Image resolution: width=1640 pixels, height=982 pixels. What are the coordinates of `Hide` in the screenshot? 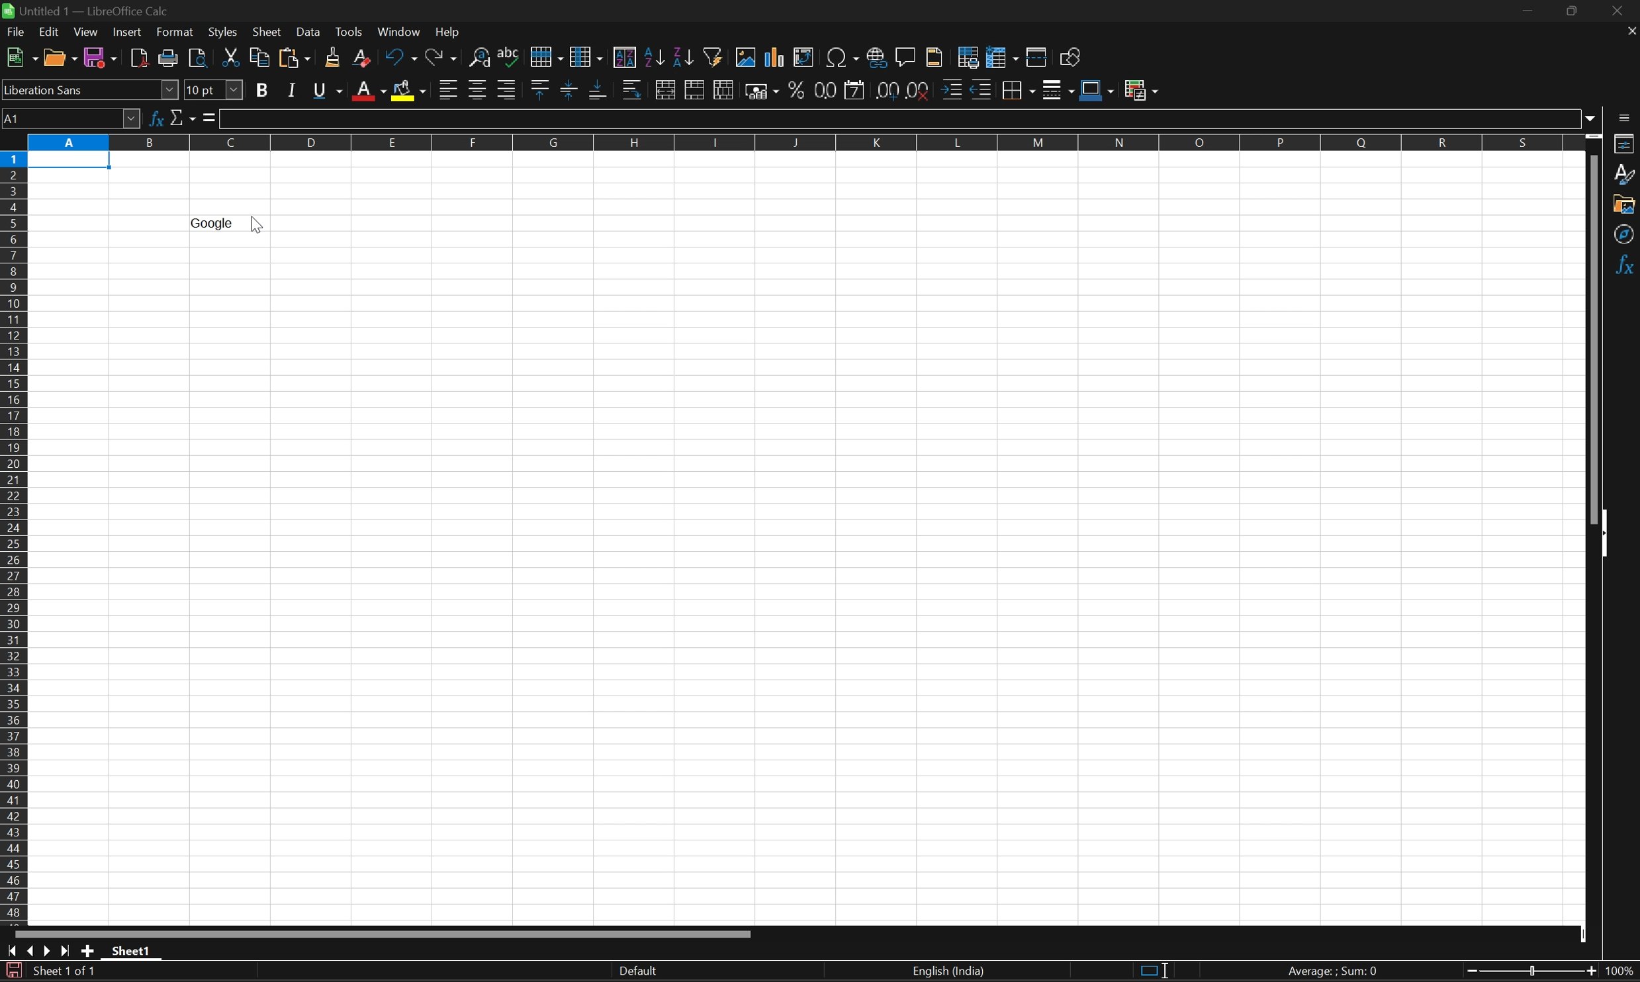 It's located at (1608, 534).